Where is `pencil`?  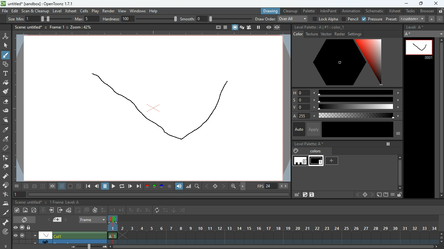
pencil is located at coordinates (349, 19).